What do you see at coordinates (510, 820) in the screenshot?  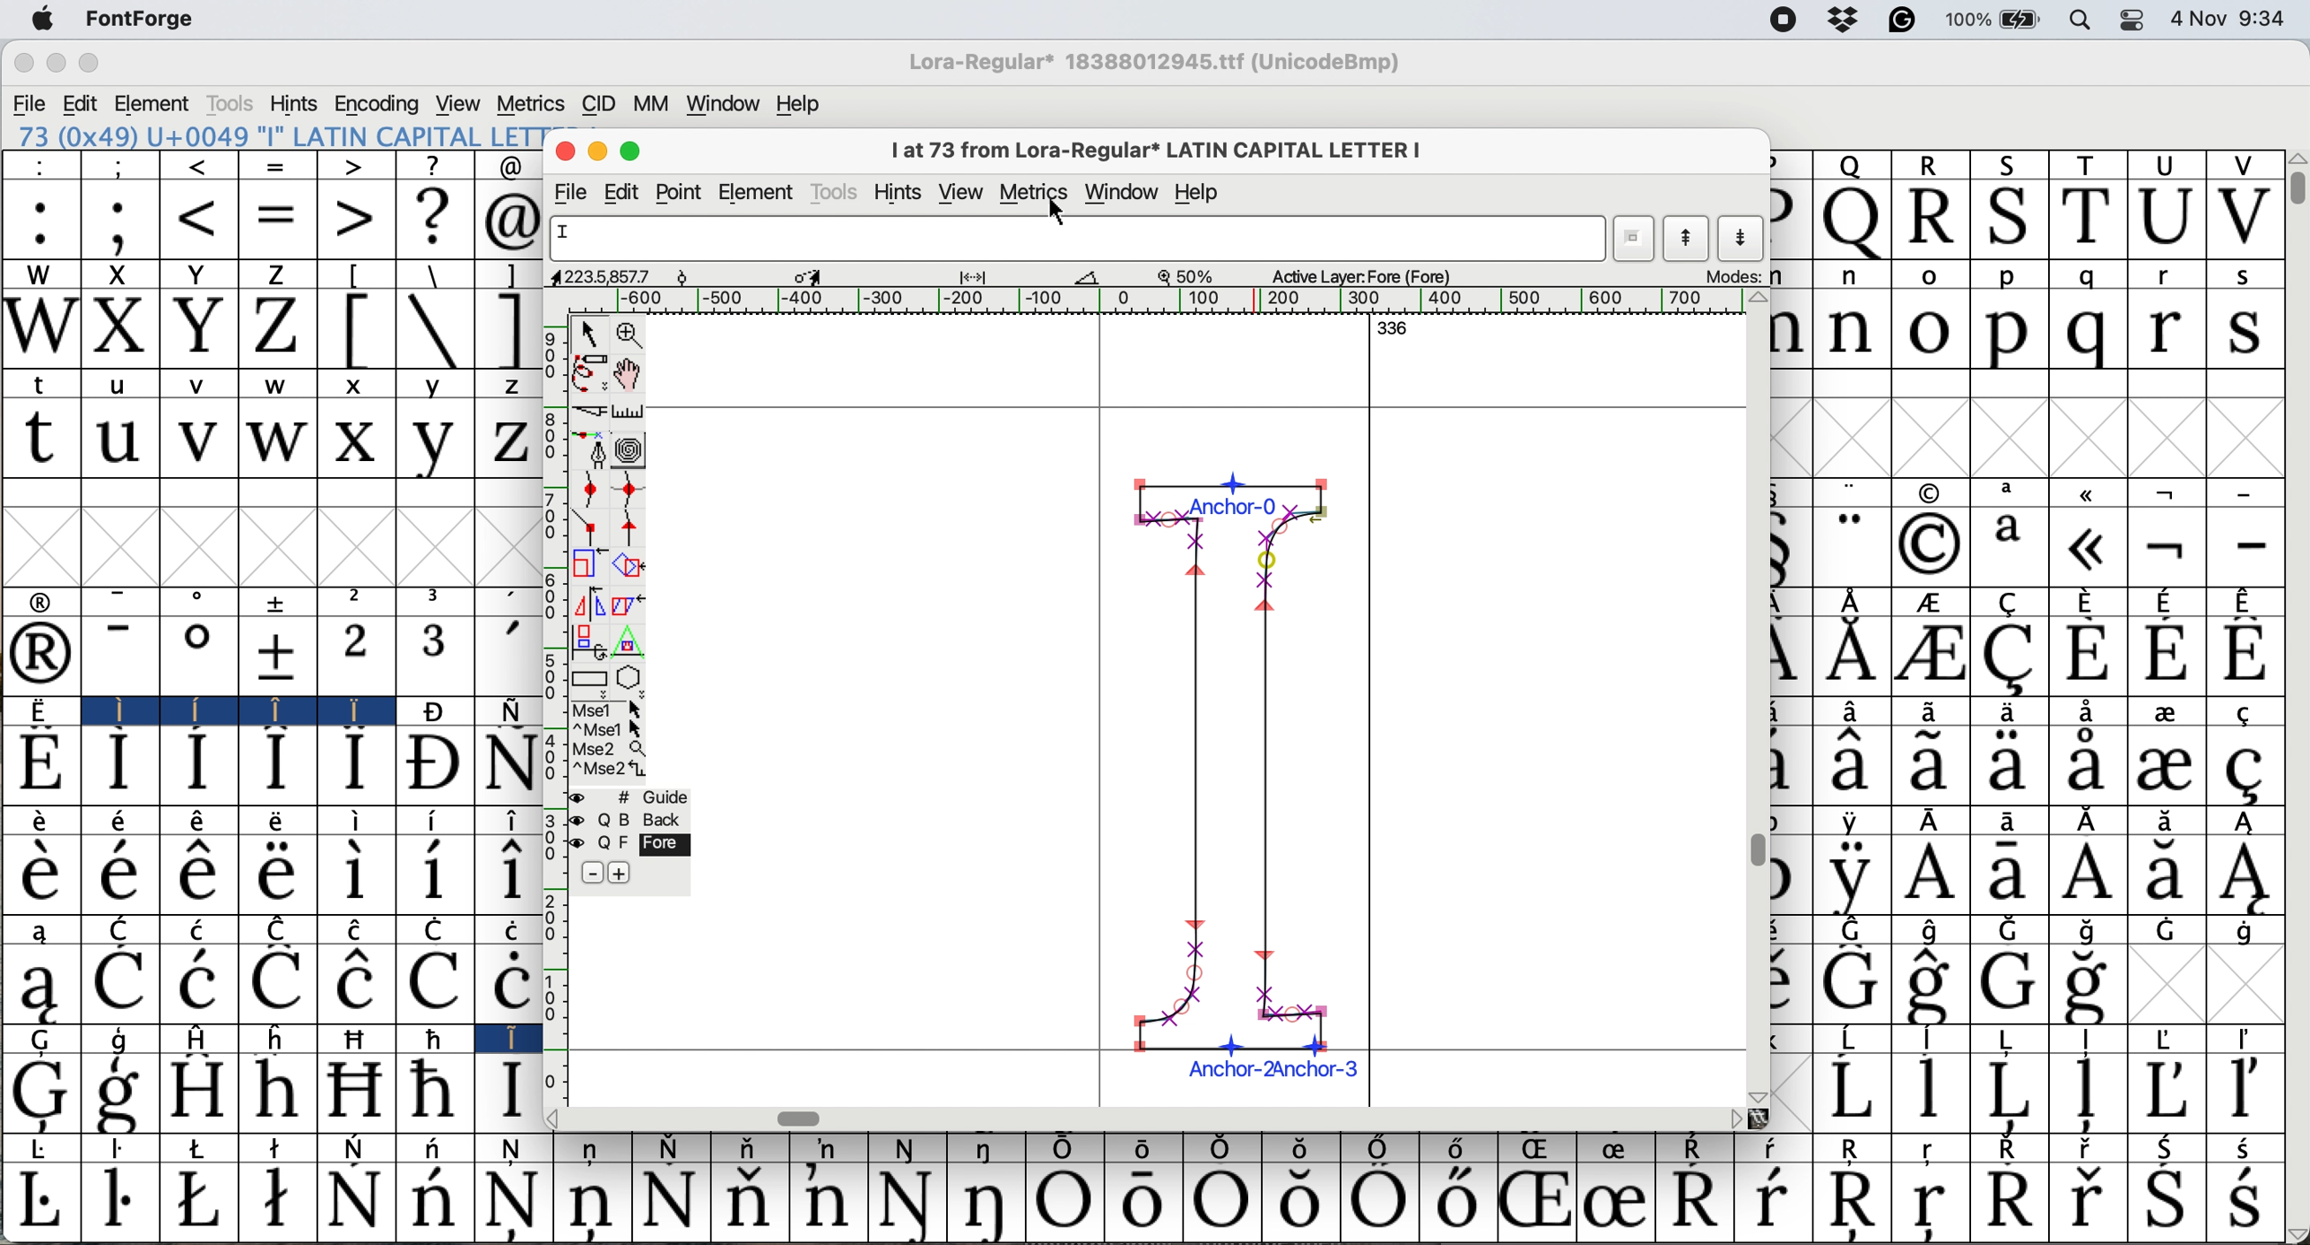 I see `Symbol` at bounding box center [510, 820].